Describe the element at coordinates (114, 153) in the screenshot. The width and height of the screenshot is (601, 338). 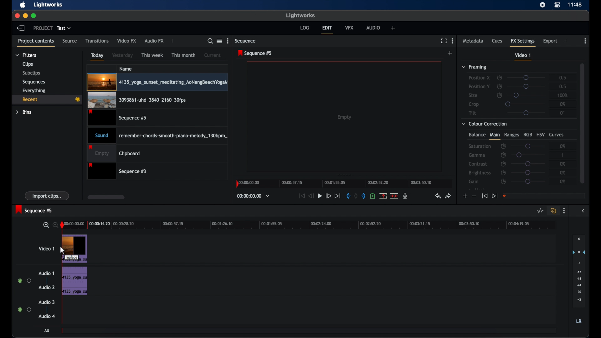
I see `empty` at that location.